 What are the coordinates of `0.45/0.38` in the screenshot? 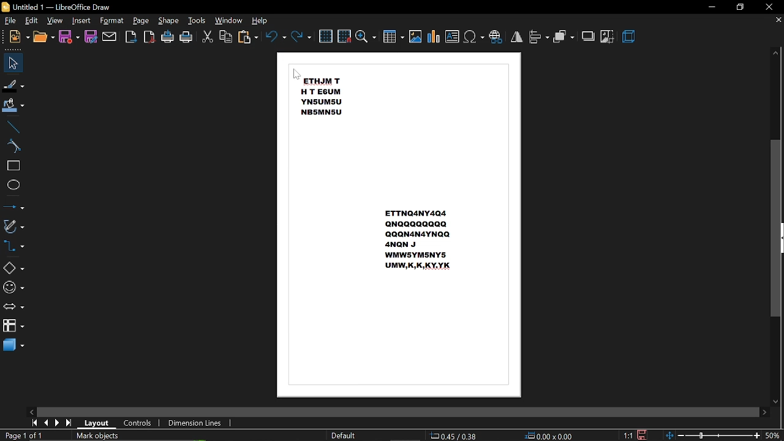 It's located at (455, 434).